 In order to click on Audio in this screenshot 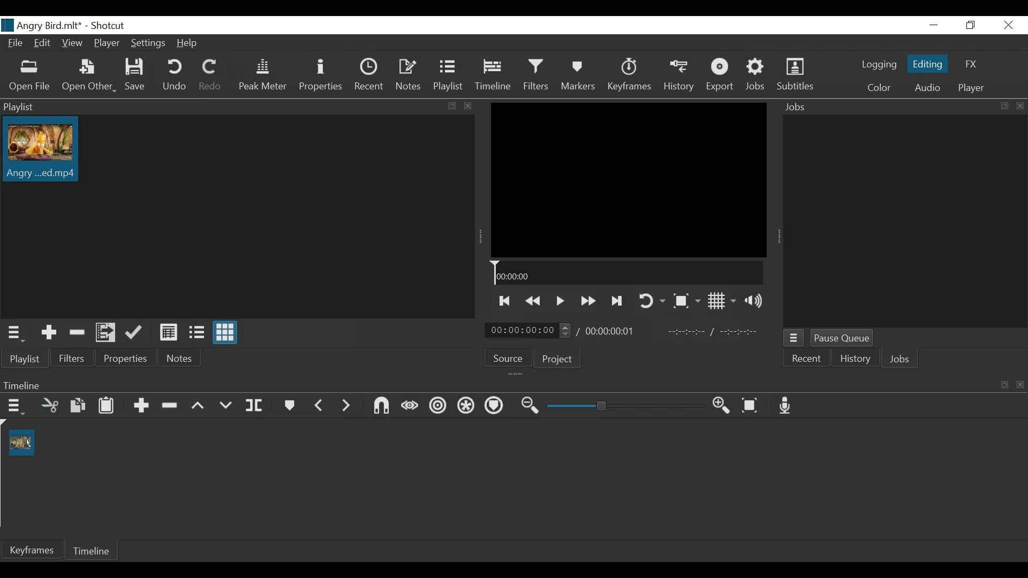, I will do `click(926, 88)`.